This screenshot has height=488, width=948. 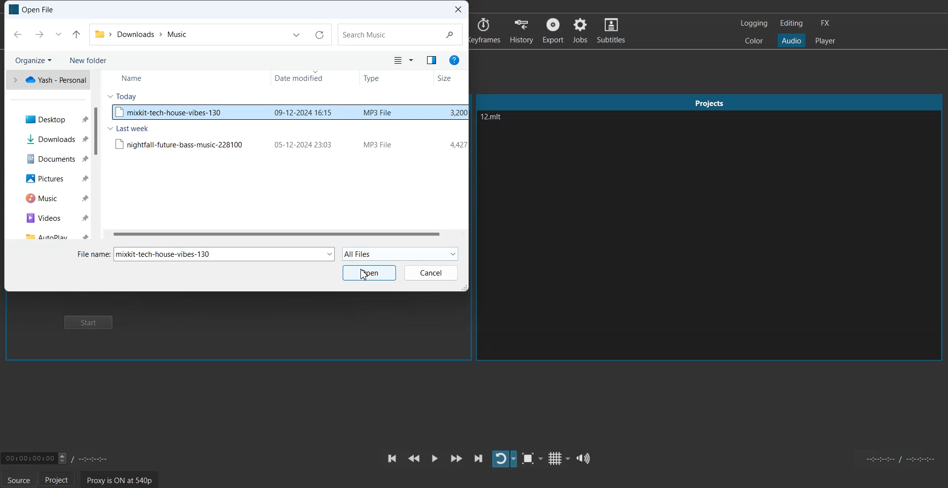 I want to click on Project, so click(x=60, y=480).